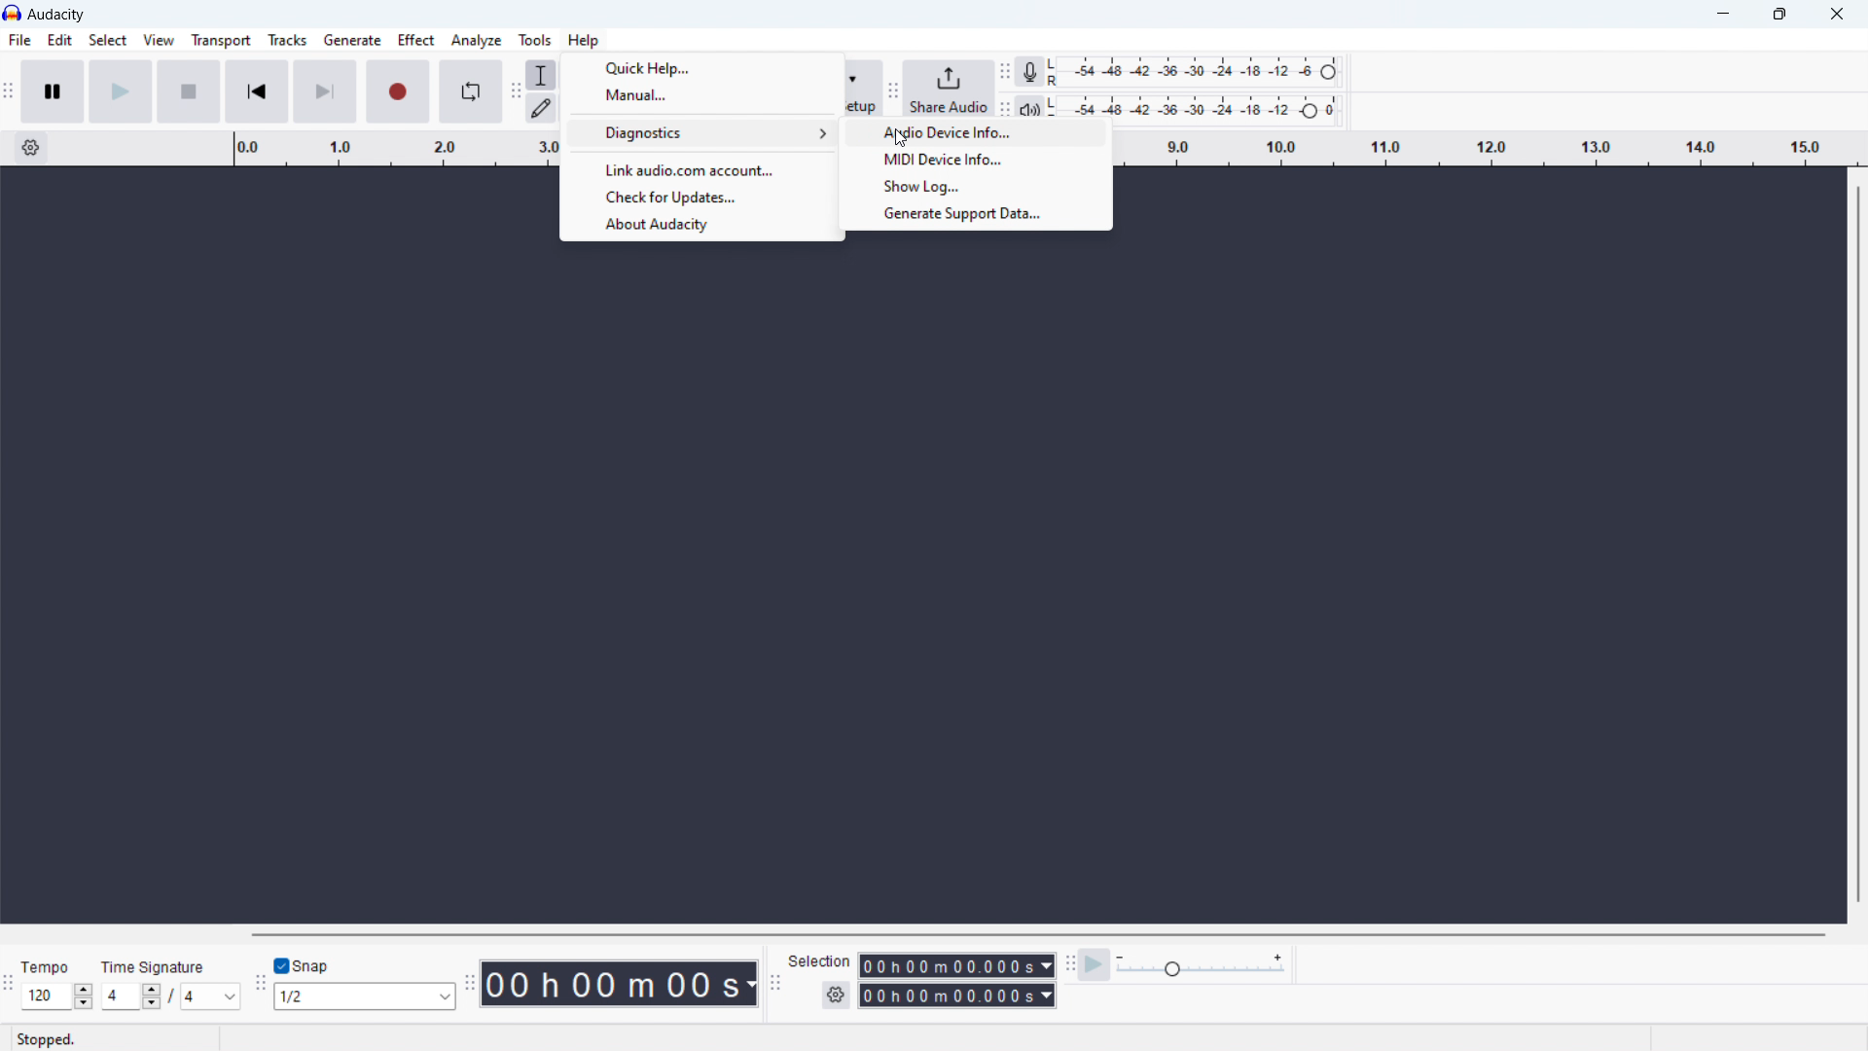 The image size is (1868, 1051). What do you see at coordinates (1195, 102) in the screenshot?
I see `playback level` at bounding box center [1195, 102].